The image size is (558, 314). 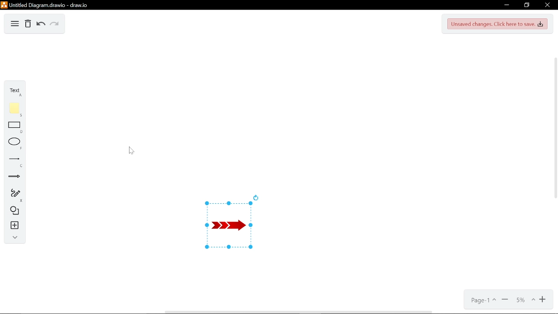 What do you see at coordinates (51, 5) in the screenshot?
I see `Current window` at bounding box center [51, 5].